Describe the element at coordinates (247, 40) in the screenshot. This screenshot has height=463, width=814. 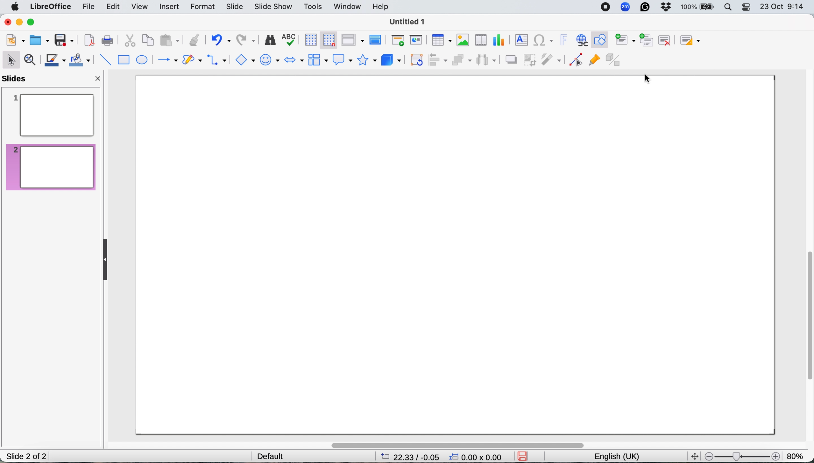
I see `redo` at that location.